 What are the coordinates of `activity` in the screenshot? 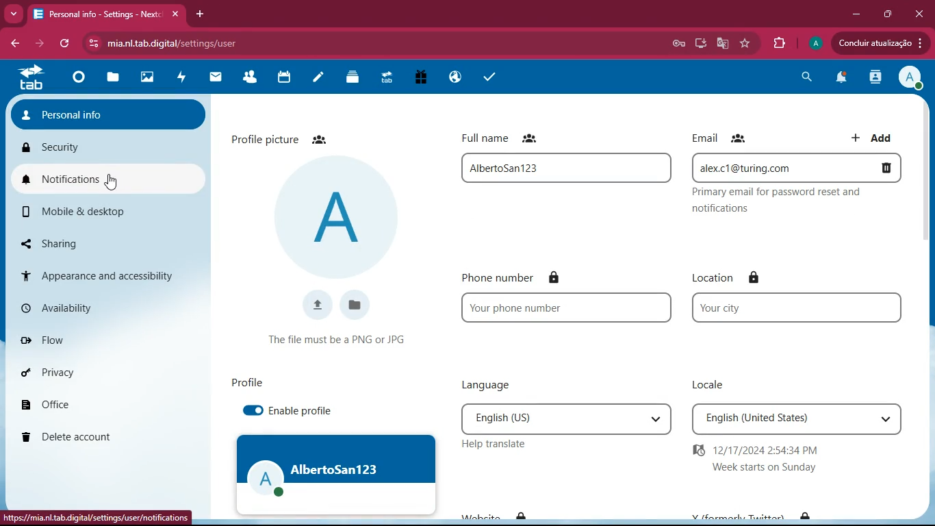 It's located at (873, 77).